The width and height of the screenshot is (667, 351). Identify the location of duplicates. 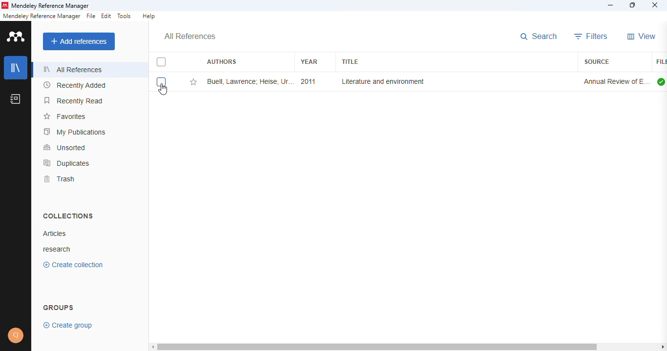
(67, 163).